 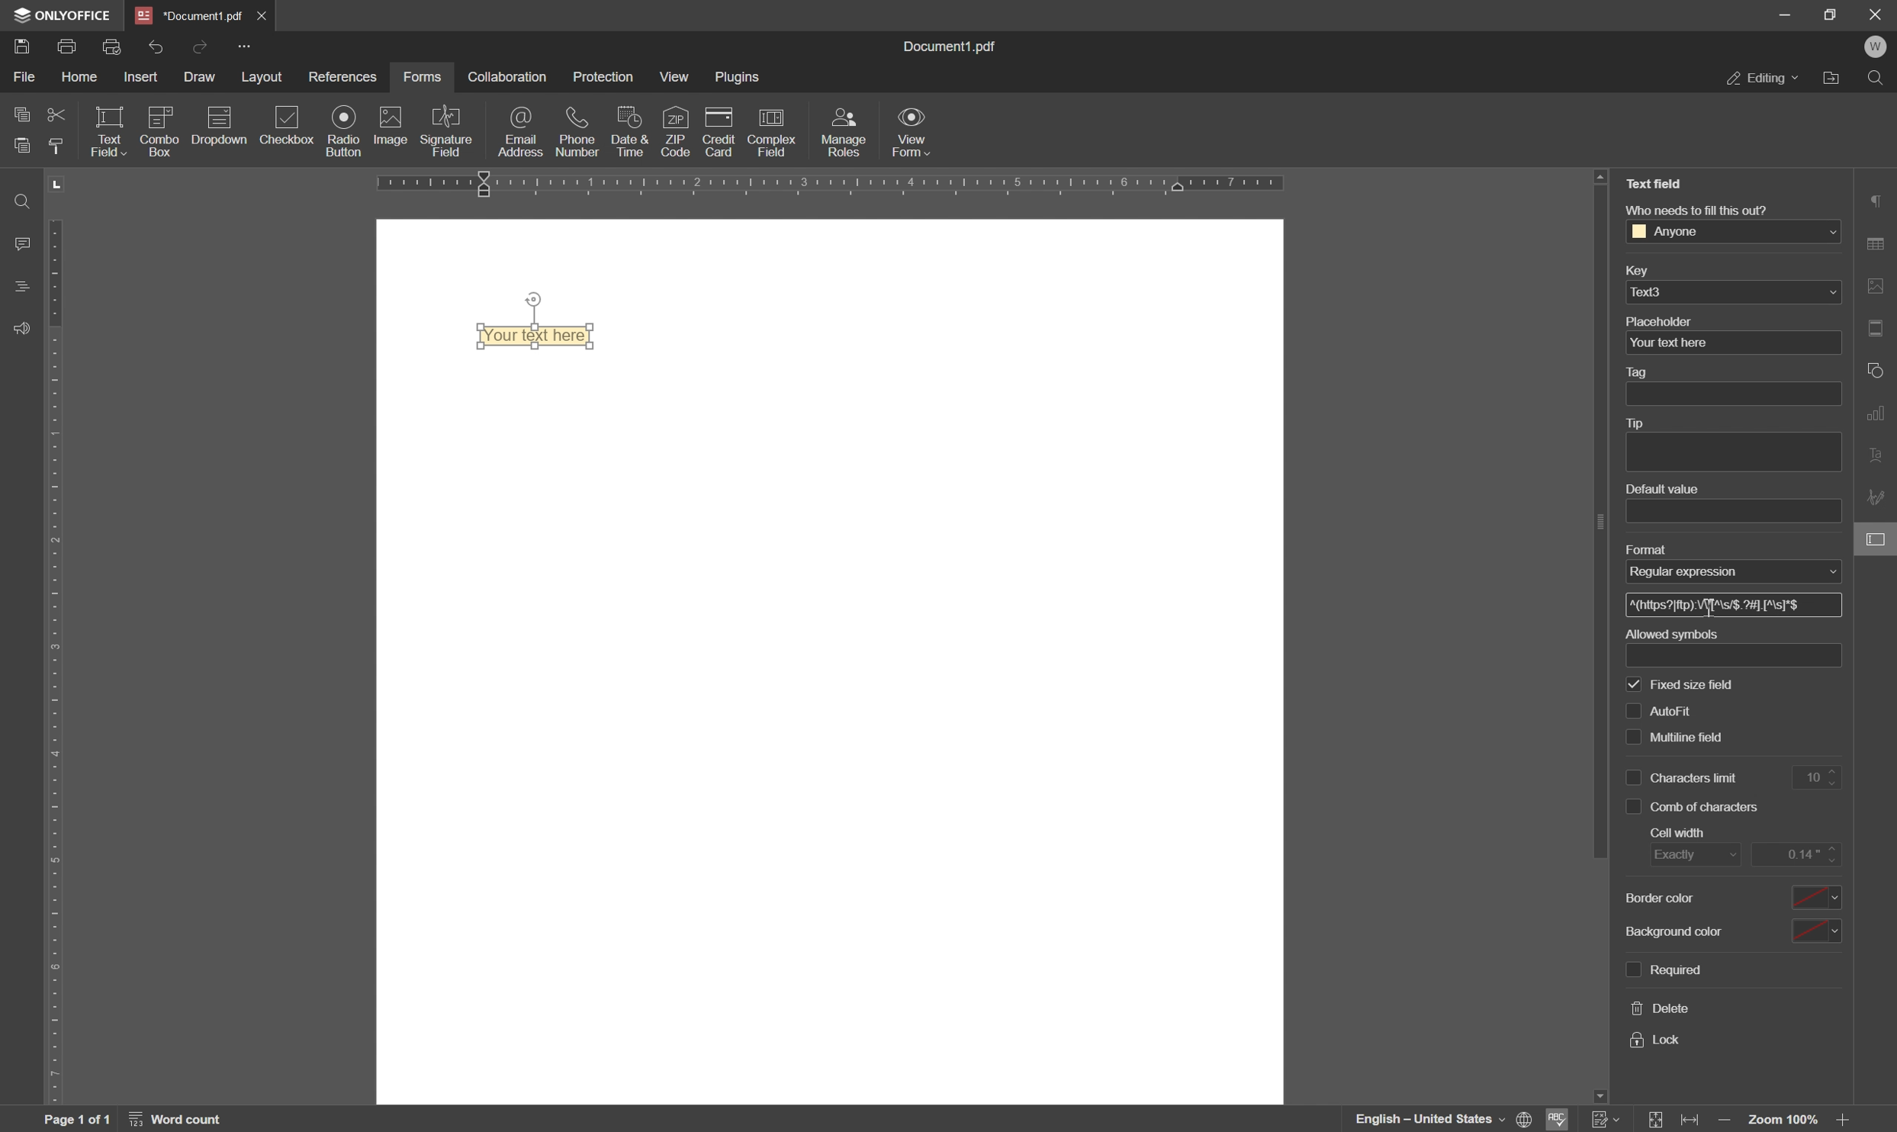 I want to click on characters limit, so click(x=1697, y=777).